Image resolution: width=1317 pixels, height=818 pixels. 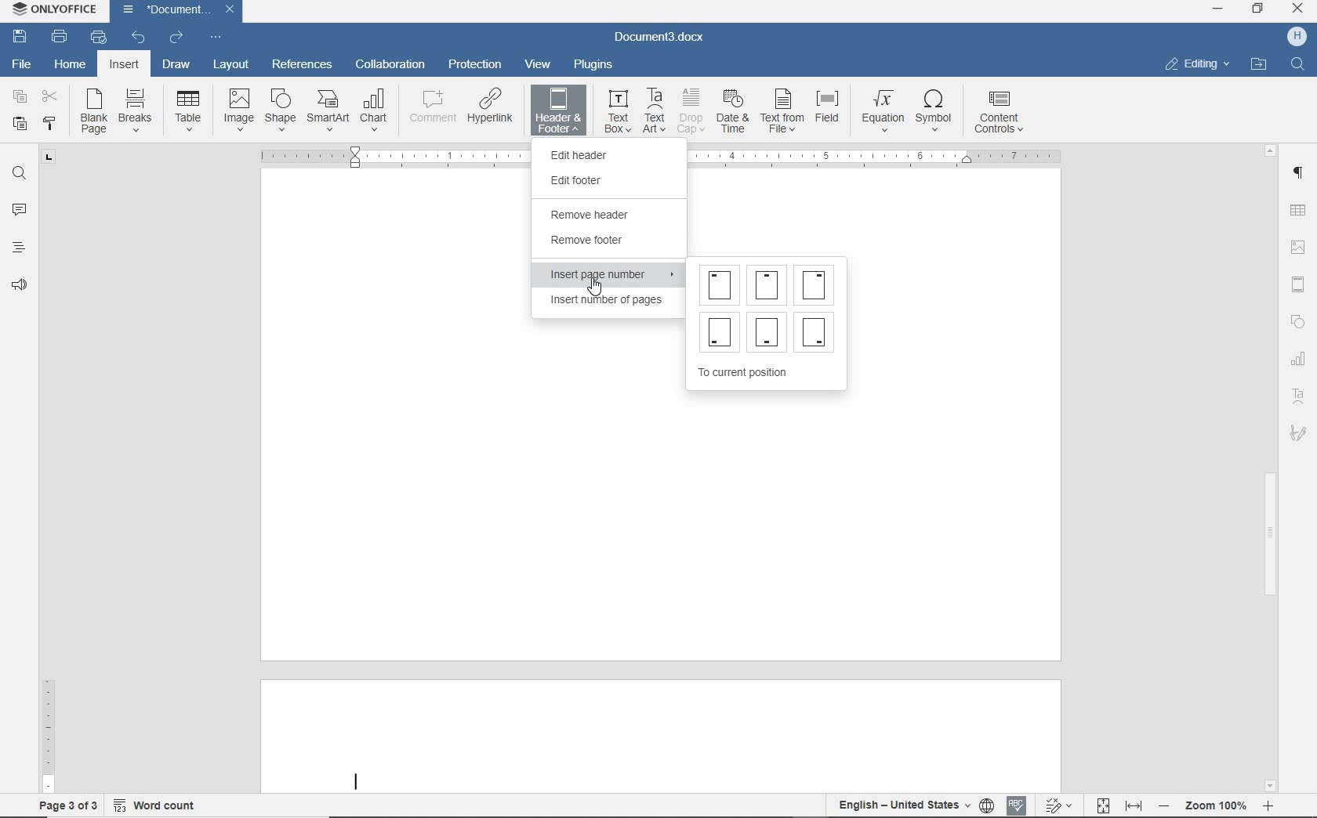 I want to click on REMOVE HEADER, so click(x=607, y=213).